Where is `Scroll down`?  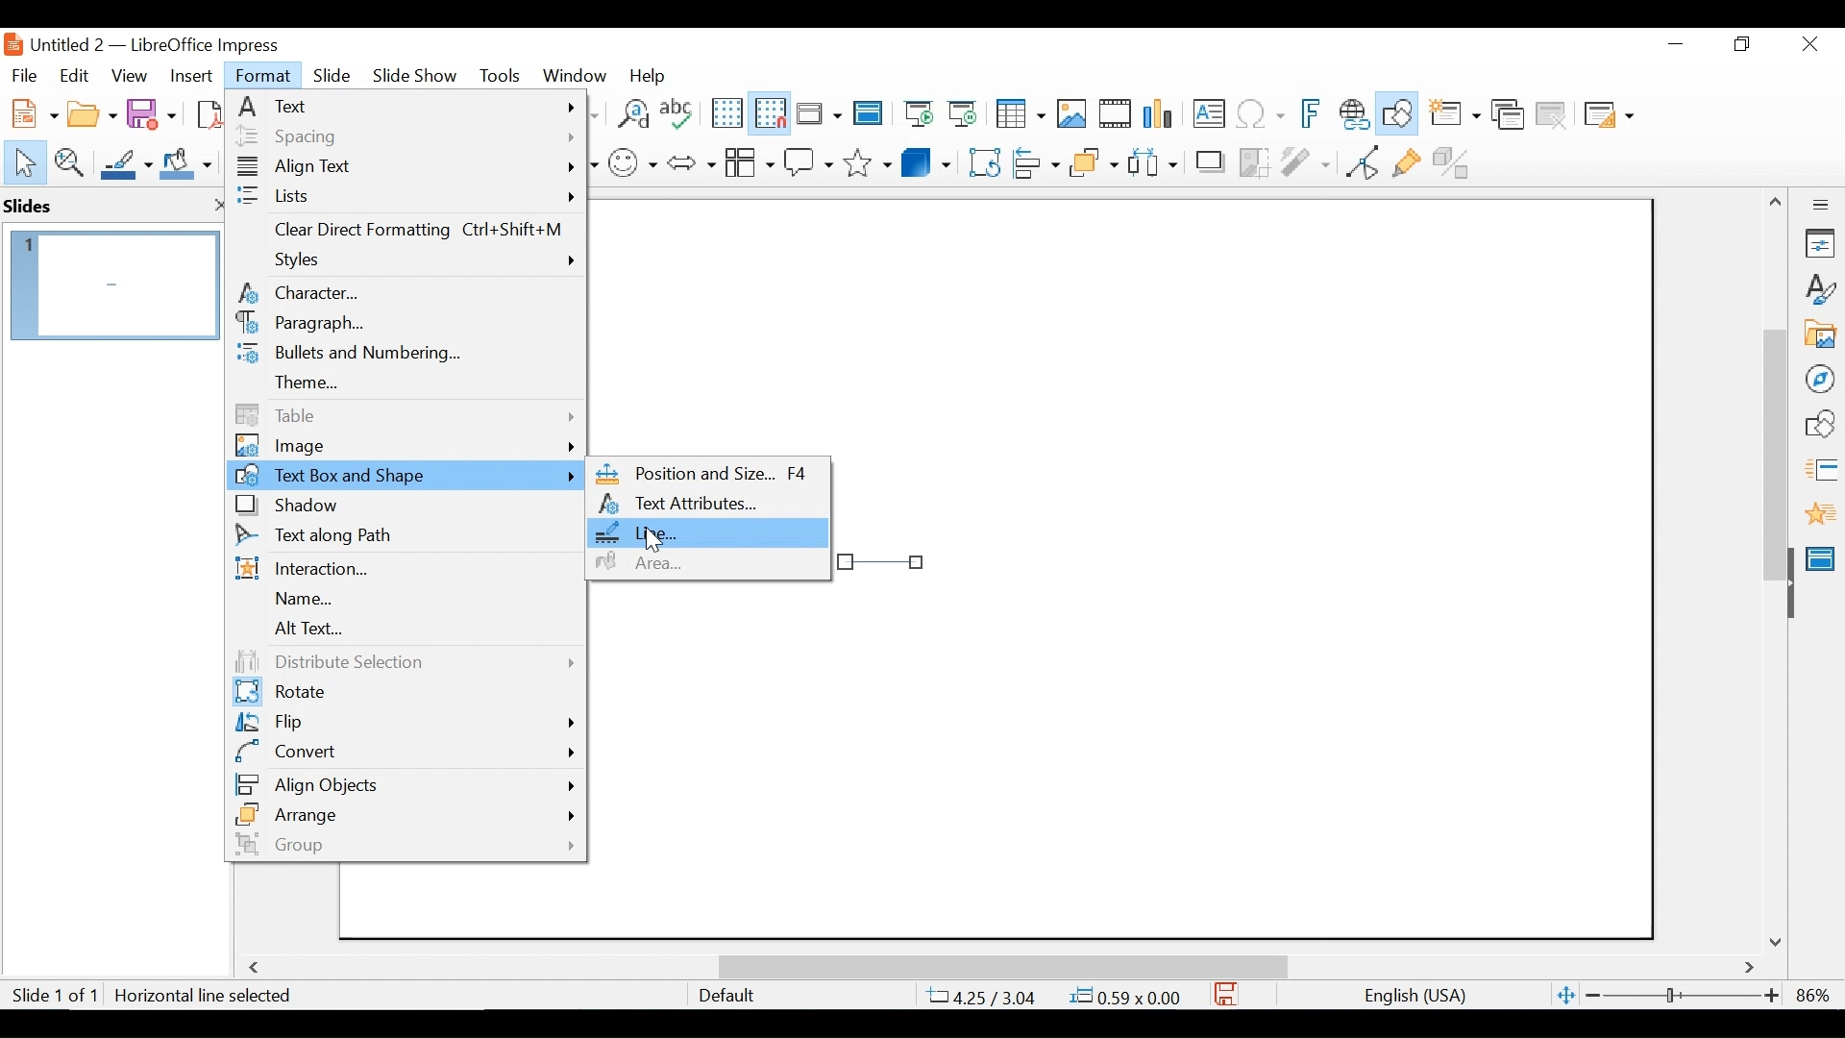 Scroll down is located at coordinates (1779, 941).